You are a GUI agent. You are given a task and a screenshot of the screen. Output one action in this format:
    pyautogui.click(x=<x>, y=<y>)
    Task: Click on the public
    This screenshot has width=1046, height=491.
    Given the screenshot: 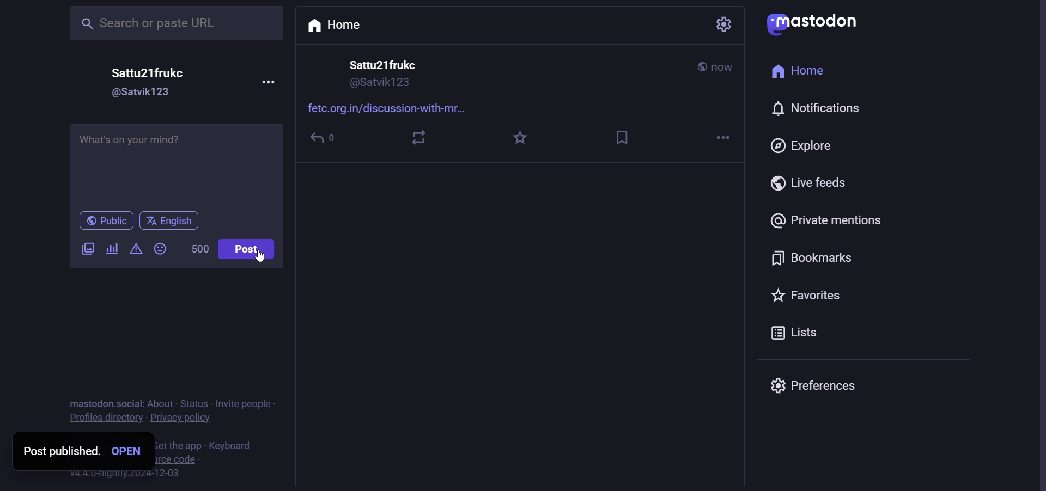 What is the action you would take?
    pyautogui.click(x=104, y=220)
    